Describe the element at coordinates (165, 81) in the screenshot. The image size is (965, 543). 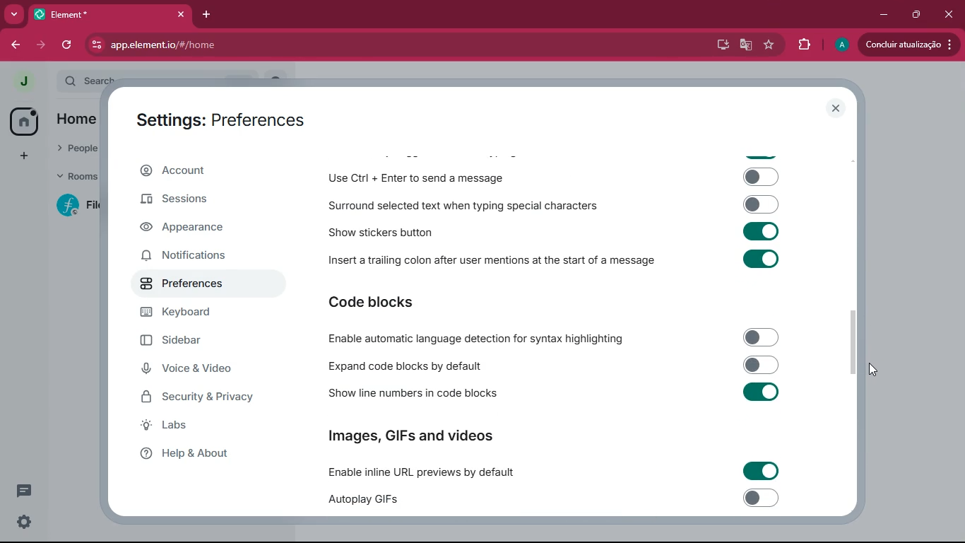
I see `search ctrl k` at that location.